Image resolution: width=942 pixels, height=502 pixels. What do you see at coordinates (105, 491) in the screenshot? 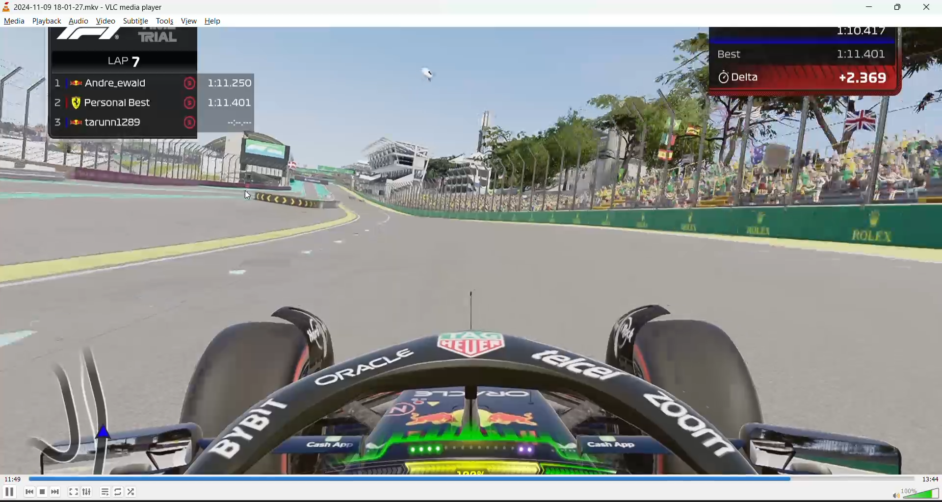
I see `playlists` at bounding box center [105, 491].